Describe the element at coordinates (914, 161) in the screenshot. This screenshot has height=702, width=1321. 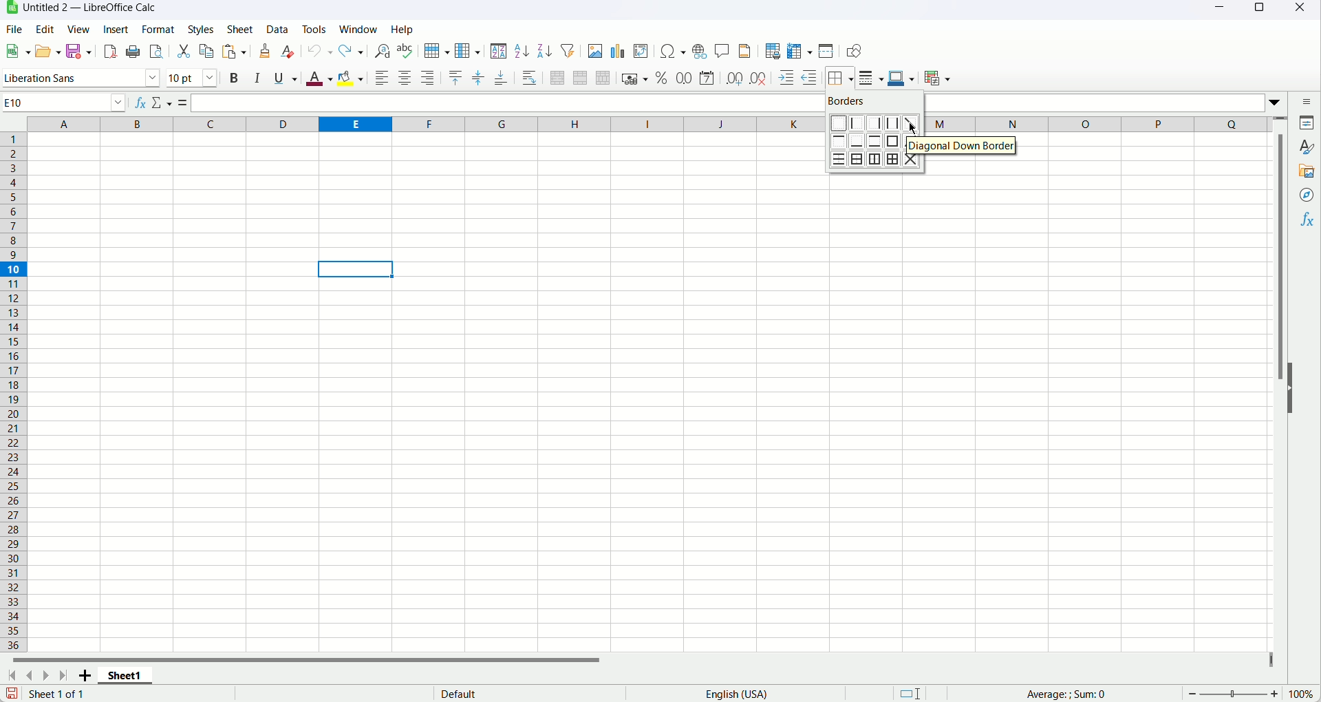
I see `Criss cross border` at that location.